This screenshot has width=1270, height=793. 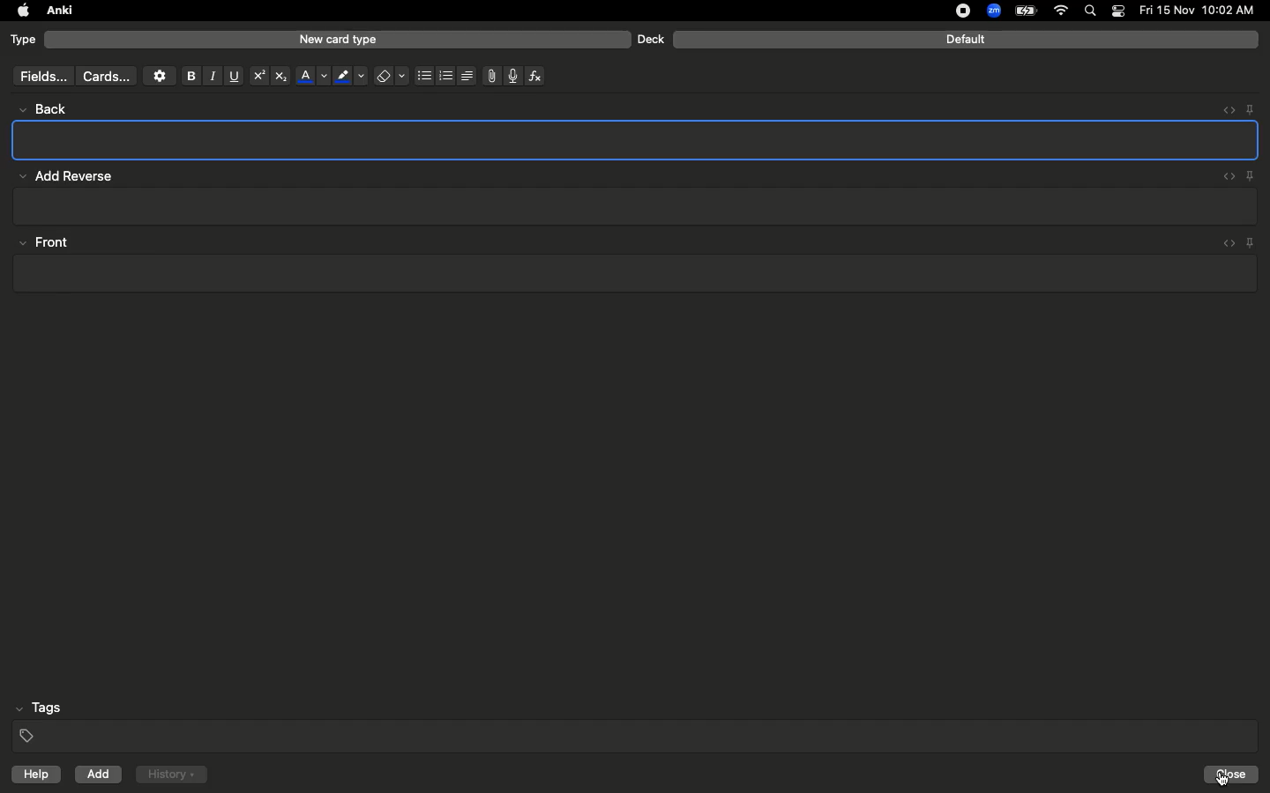 I want to click on Deck, so click(x=650, y=39).